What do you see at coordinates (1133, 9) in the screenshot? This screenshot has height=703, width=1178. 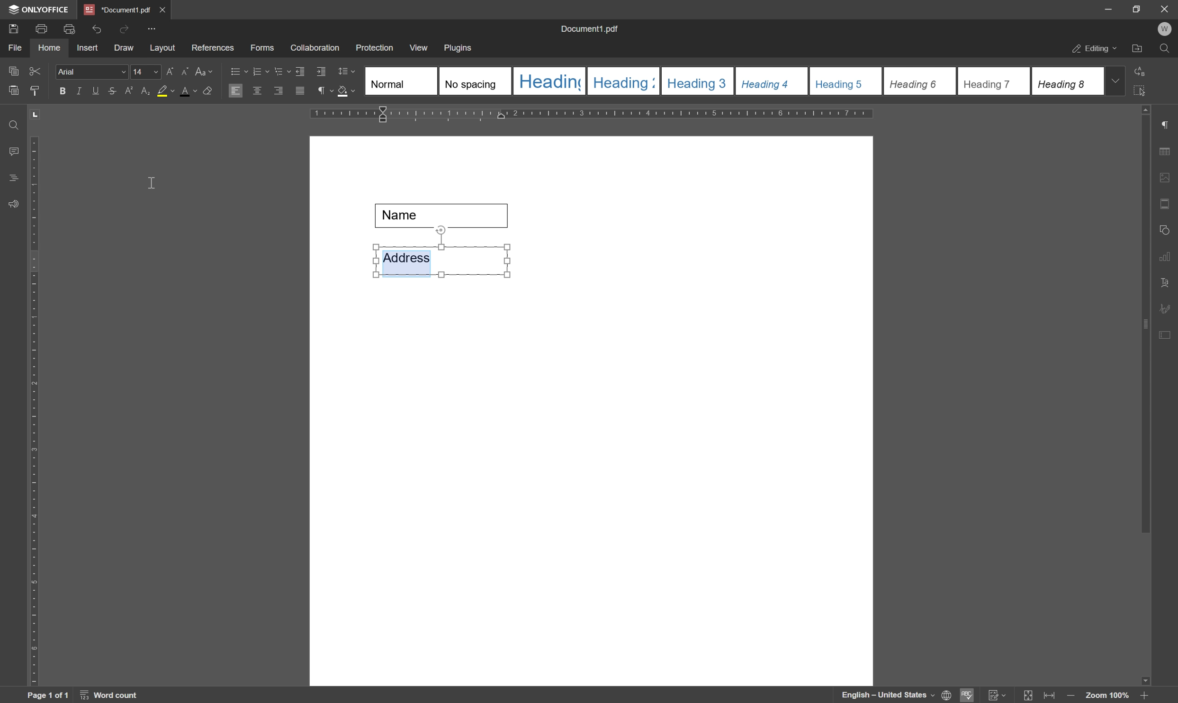 I see `restore down` at bounding box center [1133, 9].